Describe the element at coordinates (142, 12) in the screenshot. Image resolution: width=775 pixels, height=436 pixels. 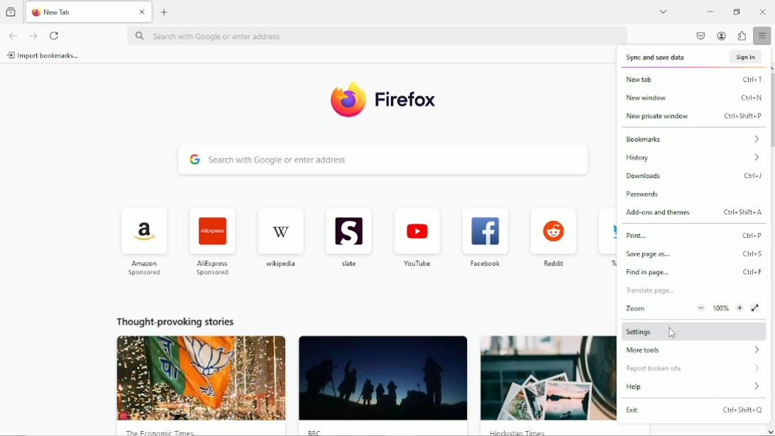
I see `close` at that location.